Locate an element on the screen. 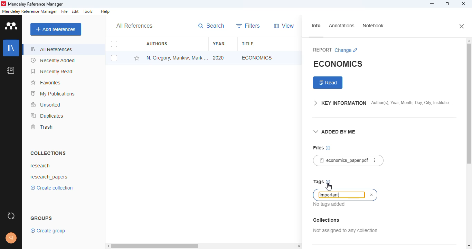 This screenshot has width=472, height=249. report is located at coordinates (322, 50).